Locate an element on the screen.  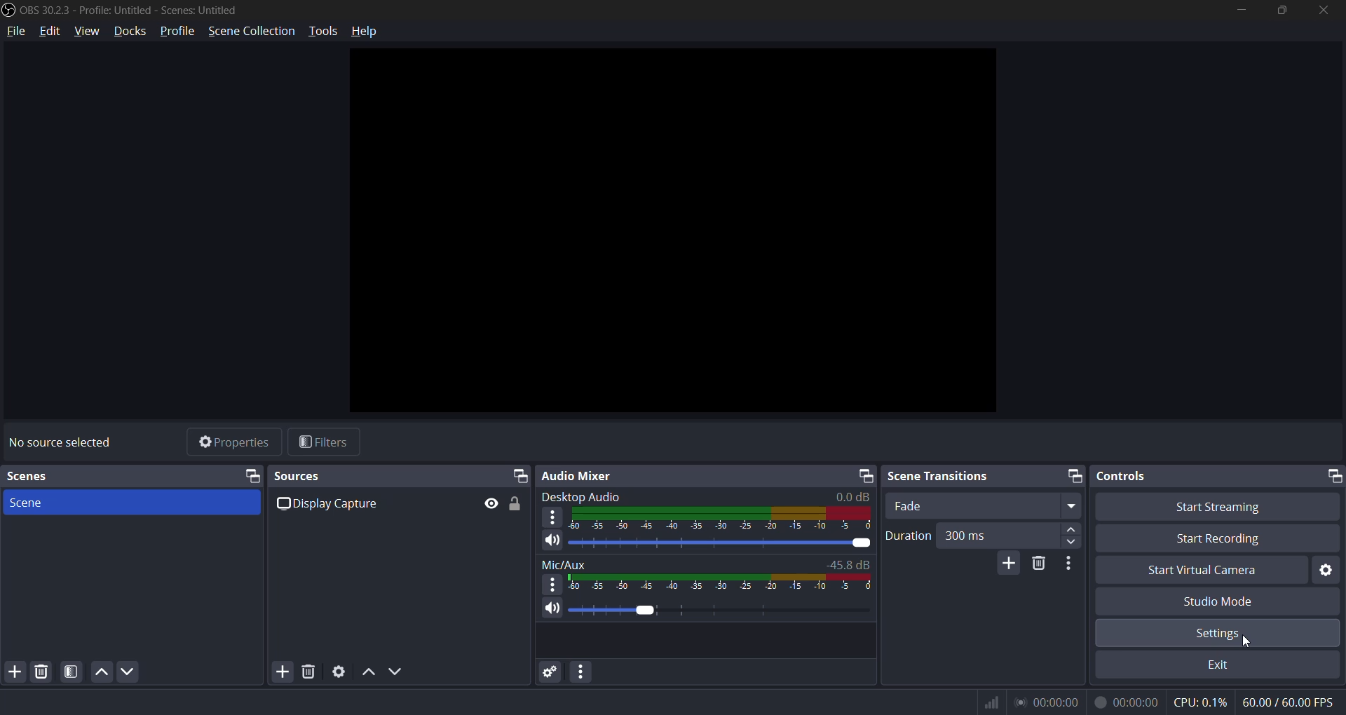
tools is located at coordinates (324, 32).